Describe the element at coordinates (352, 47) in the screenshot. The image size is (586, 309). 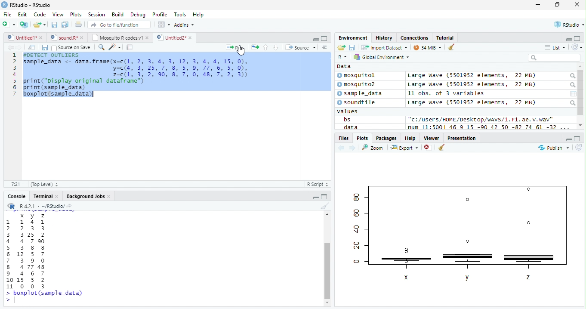
I see `Save` at that location.